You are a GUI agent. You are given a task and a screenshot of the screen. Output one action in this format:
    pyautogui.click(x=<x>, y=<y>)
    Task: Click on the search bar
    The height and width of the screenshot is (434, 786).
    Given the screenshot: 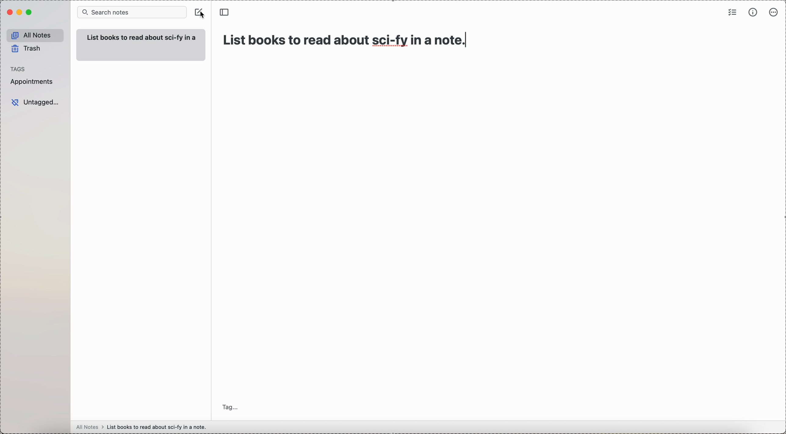 What is the action you would take?
    pyautogui.click(x=131, y=13)
    